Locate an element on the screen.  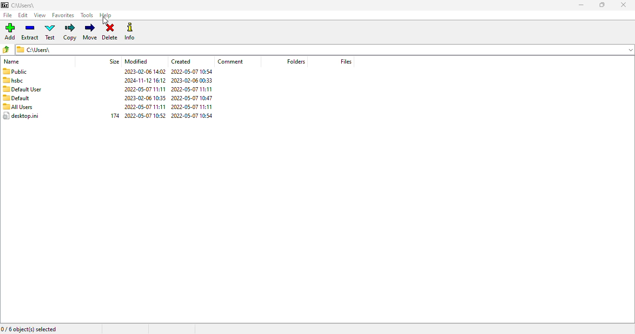
created is located at coordinates (181, 61).